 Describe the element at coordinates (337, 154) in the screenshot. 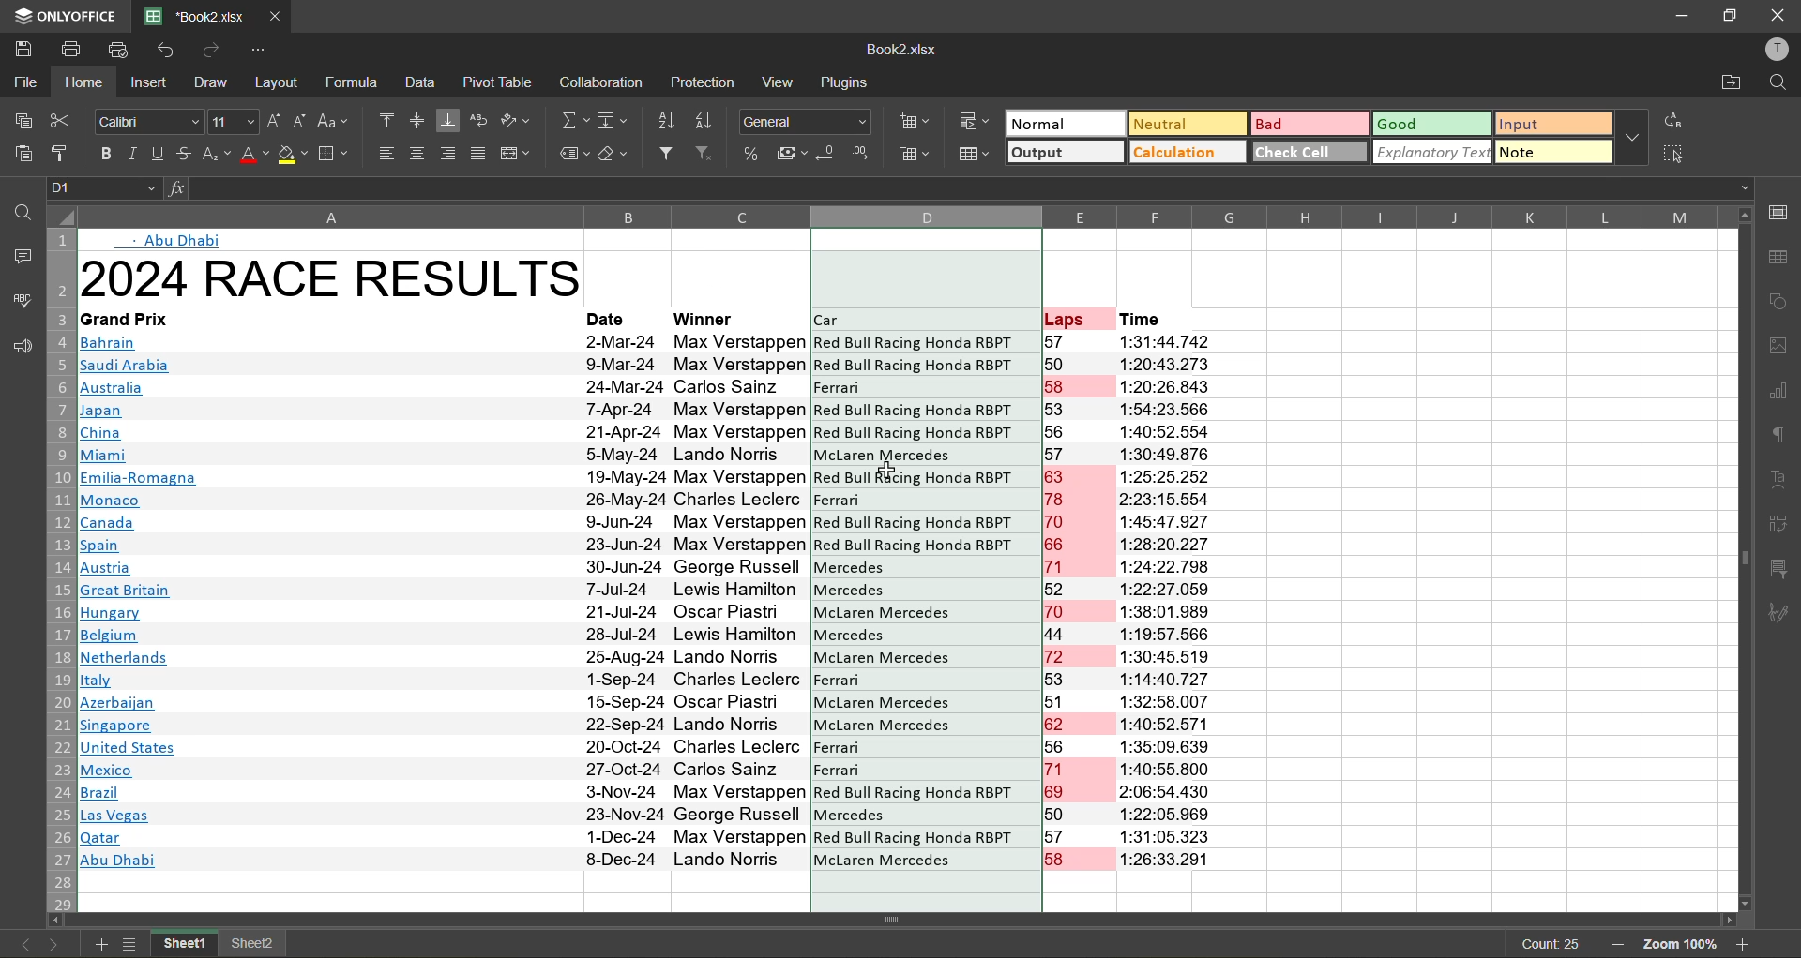

I see `borders` at that location.